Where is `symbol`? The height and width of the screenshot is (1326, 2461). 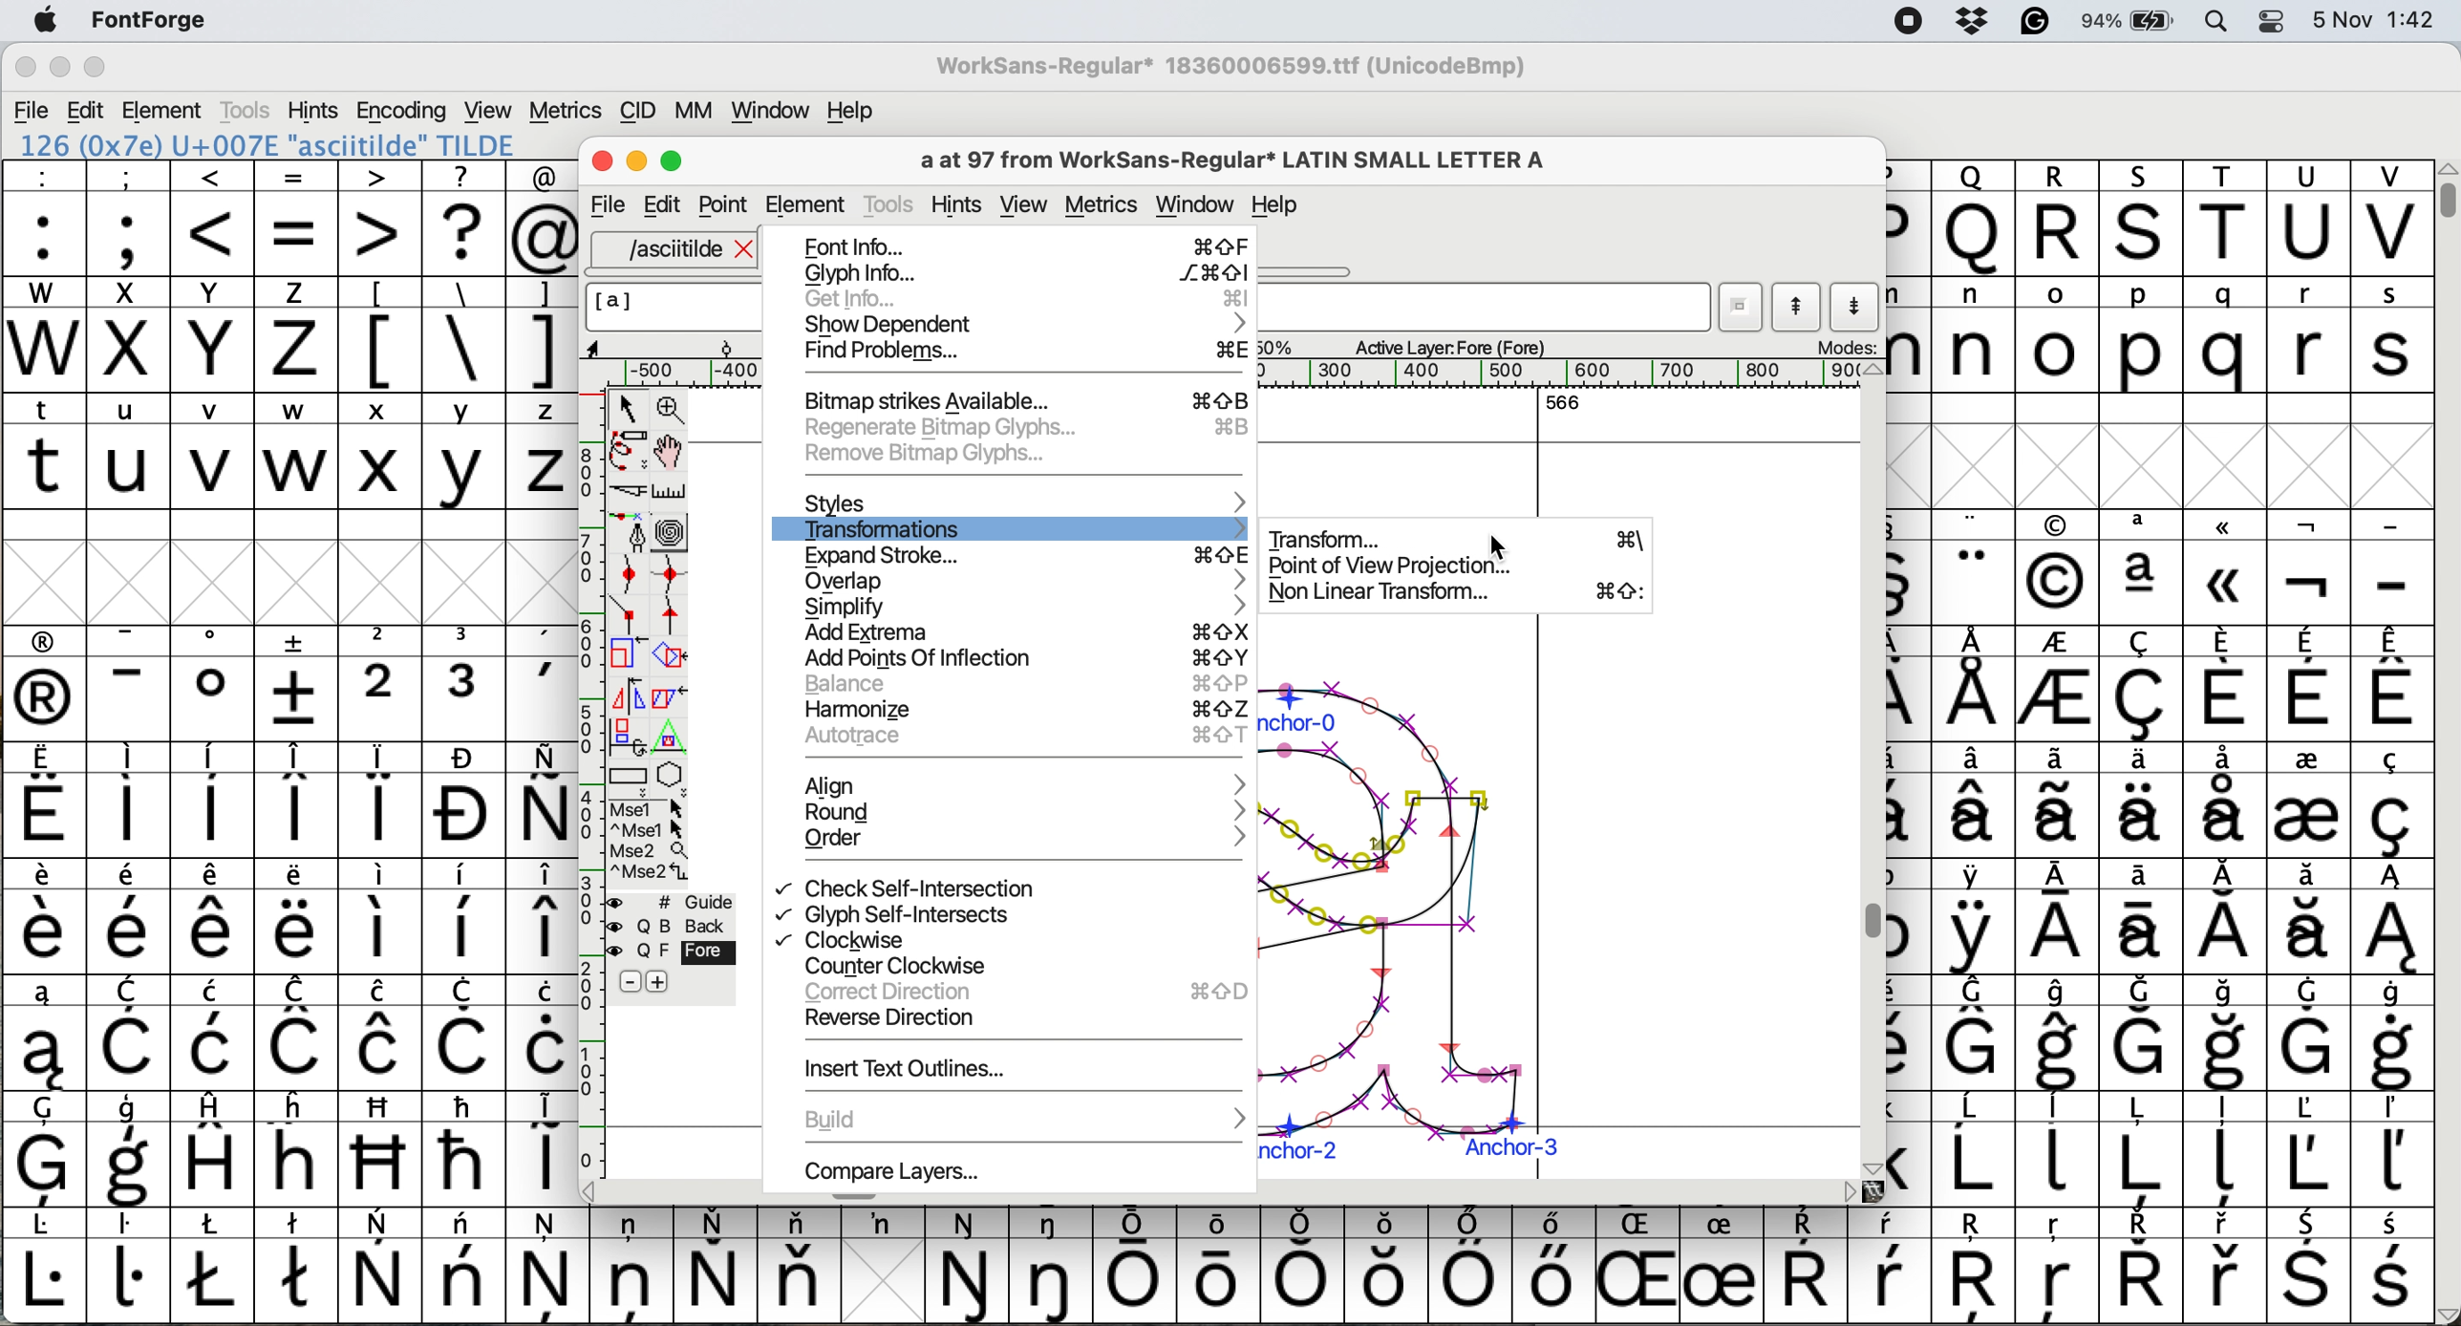 symbol is located at coordinates (2308, 685).